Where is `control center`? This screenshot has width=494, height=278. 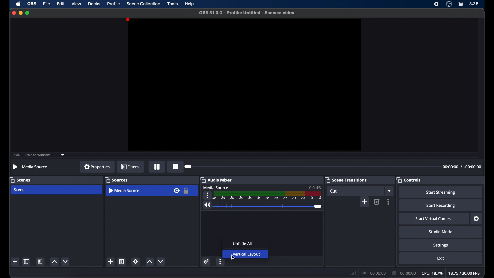 control center is located at coordinates (461, 4).